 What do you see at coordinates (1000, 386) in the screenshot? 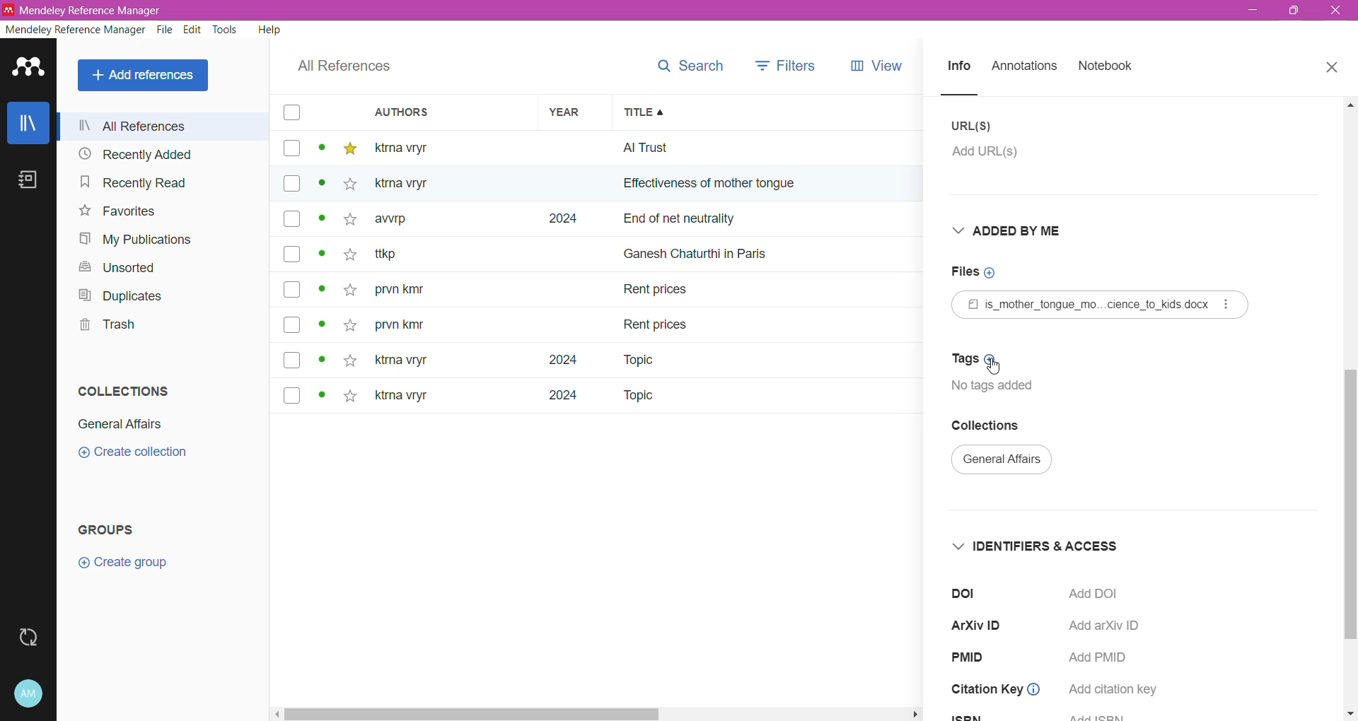
I see `No tags added` at bounding box center [1000, 386].